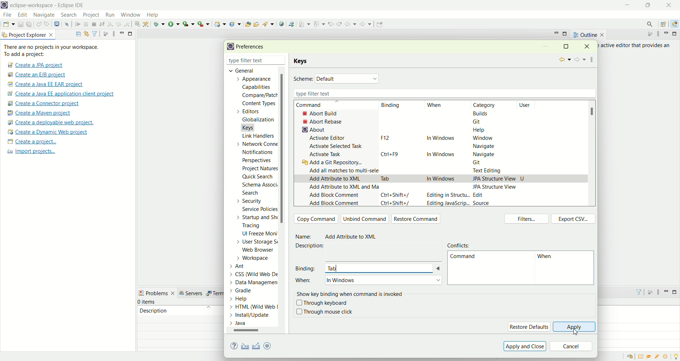 The width and height of the screenshot is (680, 361). I want to click on create a dynamic web project, so click(219, 23).